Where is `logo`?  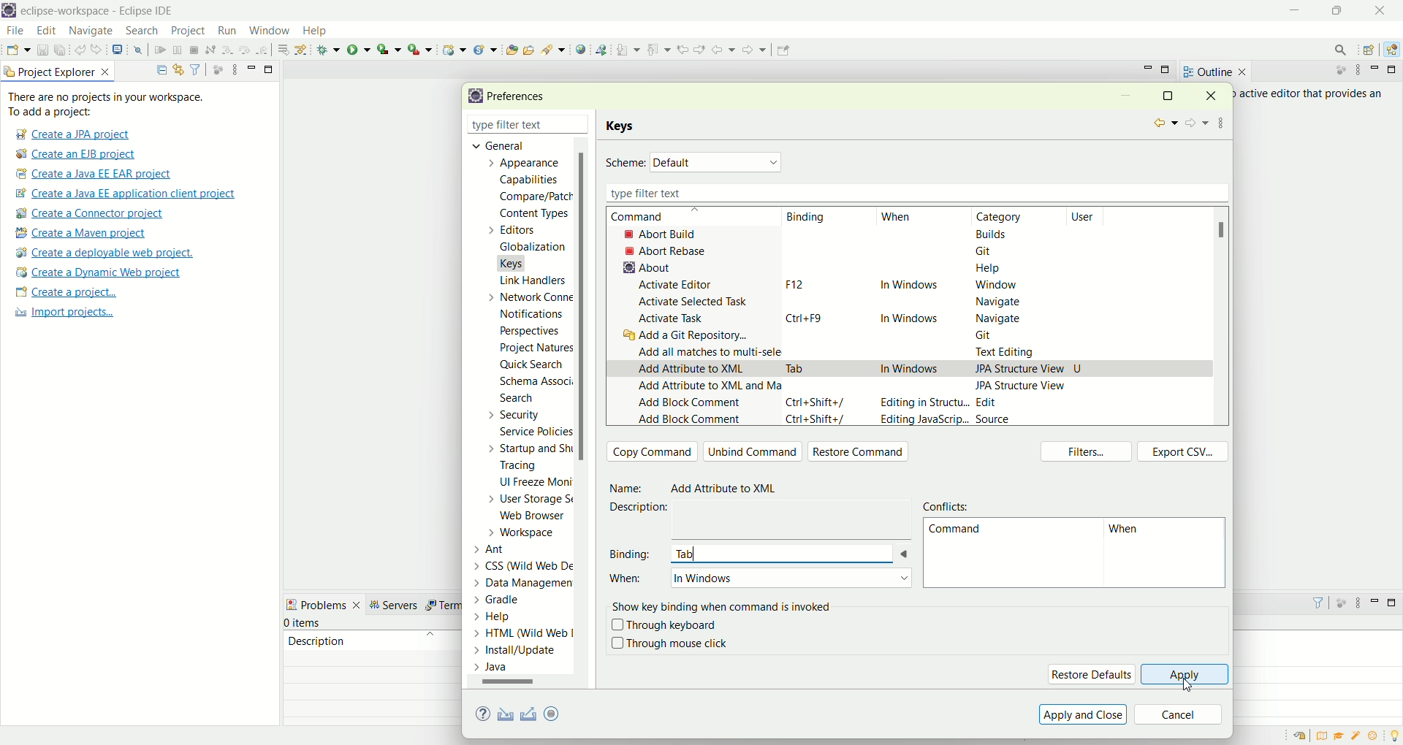 logo is located at coordinates (9, 12).